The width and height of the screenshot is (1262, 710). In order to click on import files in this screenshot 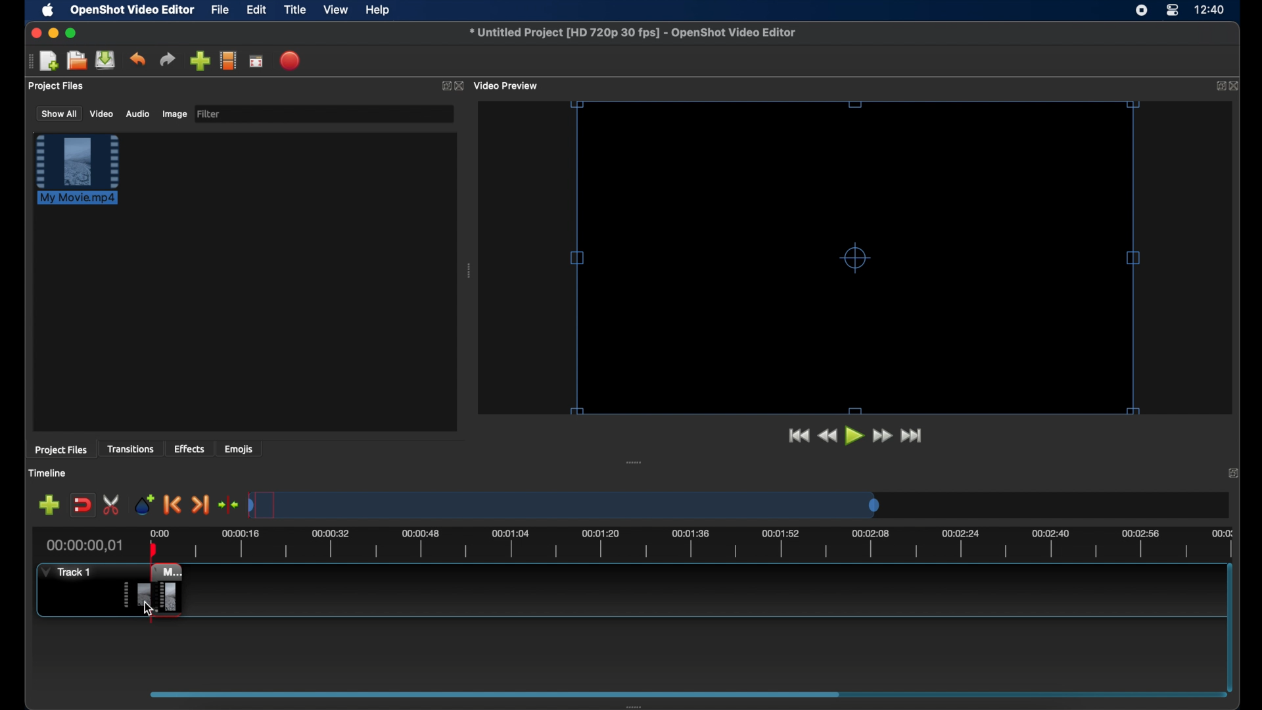, I will do `click(200, 61)`.